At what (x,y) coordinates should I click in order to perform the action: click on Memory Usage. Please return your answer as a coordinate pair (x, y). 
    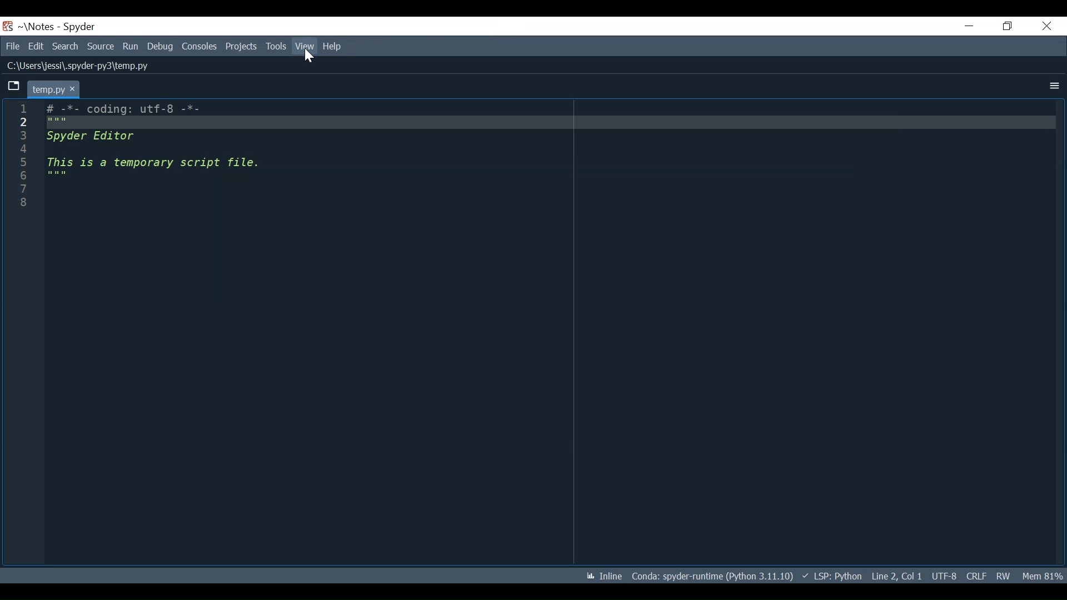
    Looking at the image, I should click on (1044, 576).